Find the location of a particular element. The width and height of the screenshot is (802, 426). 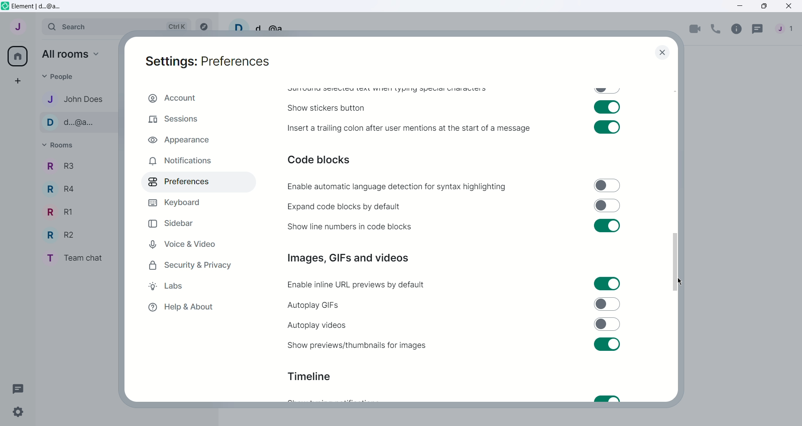

Toggle switch on for enable inline URL previews by default is located at coordinates (607, 283).